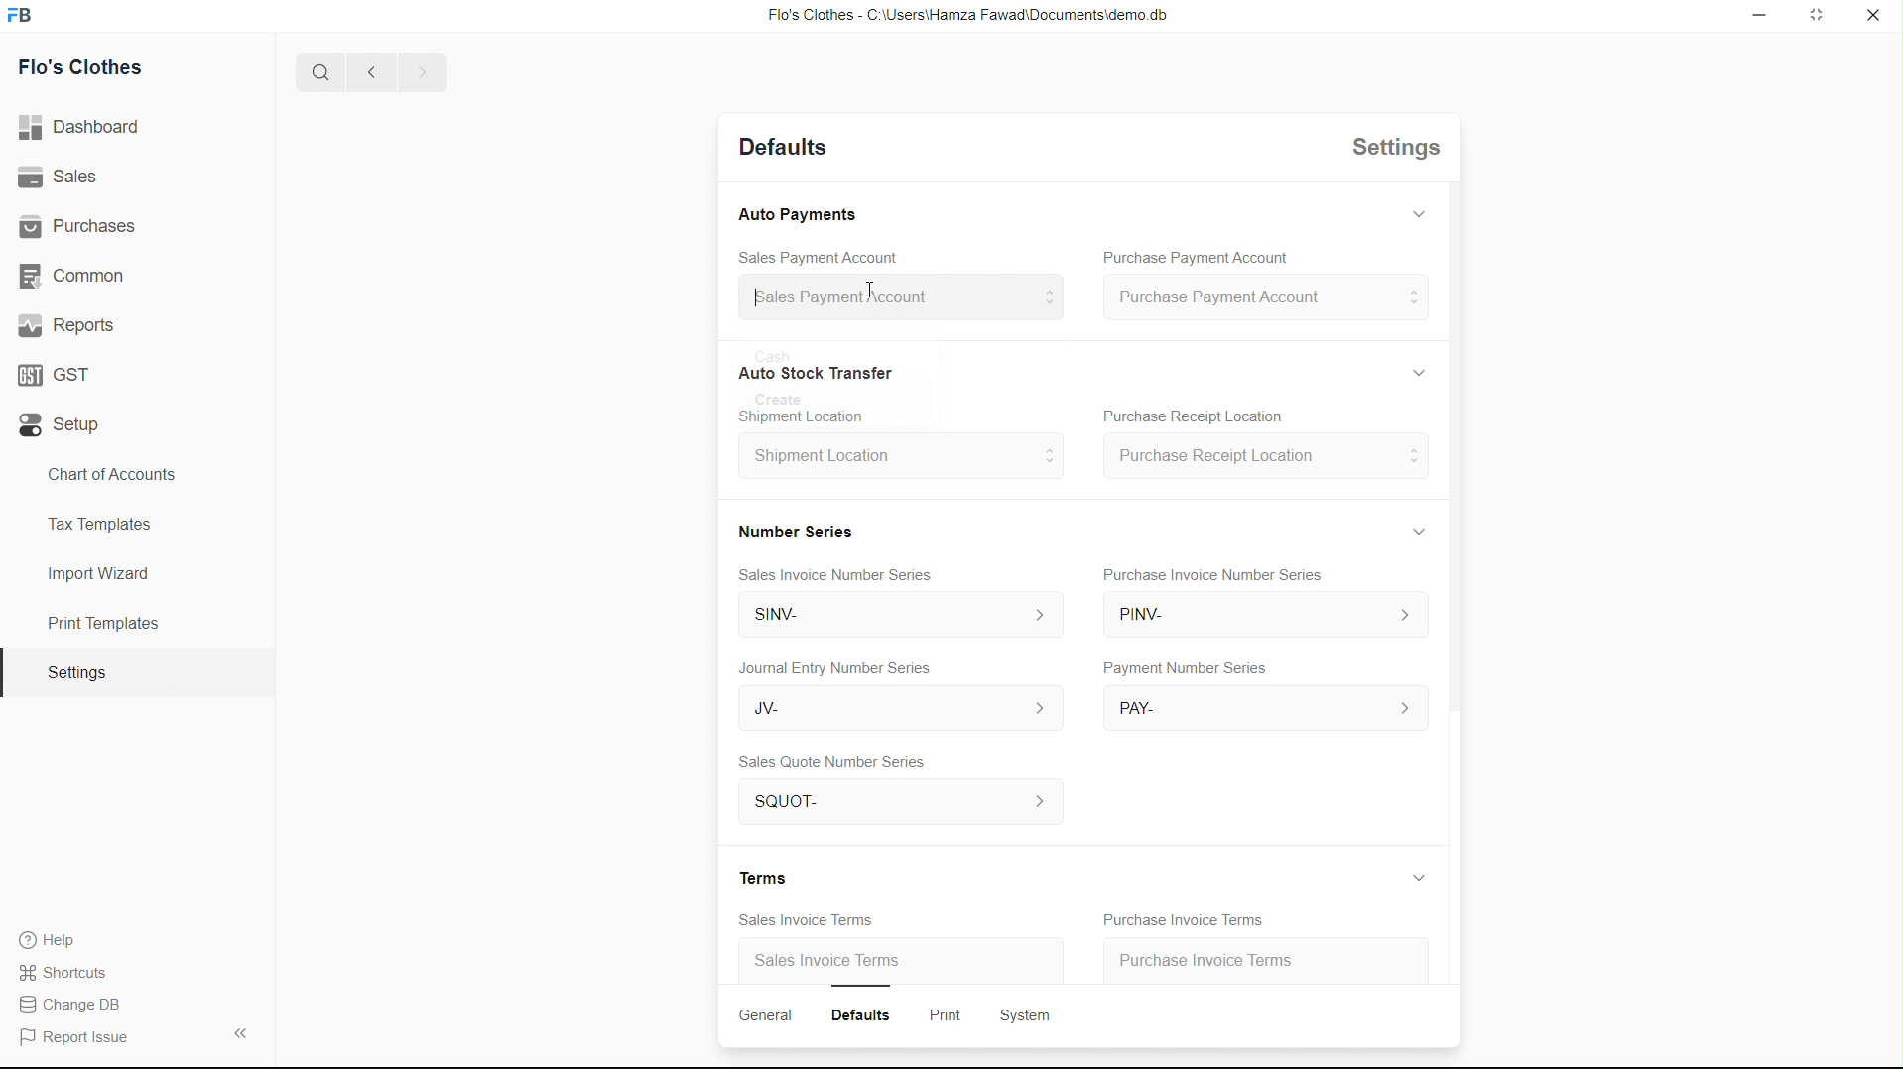 Image resolution: width=1903 pixels, height=1069 pixels. What do you see at coordinates (1189, 920) in the screenshot?
I see `Purchase Invoice Terms` at bounding box center [1189, 920].